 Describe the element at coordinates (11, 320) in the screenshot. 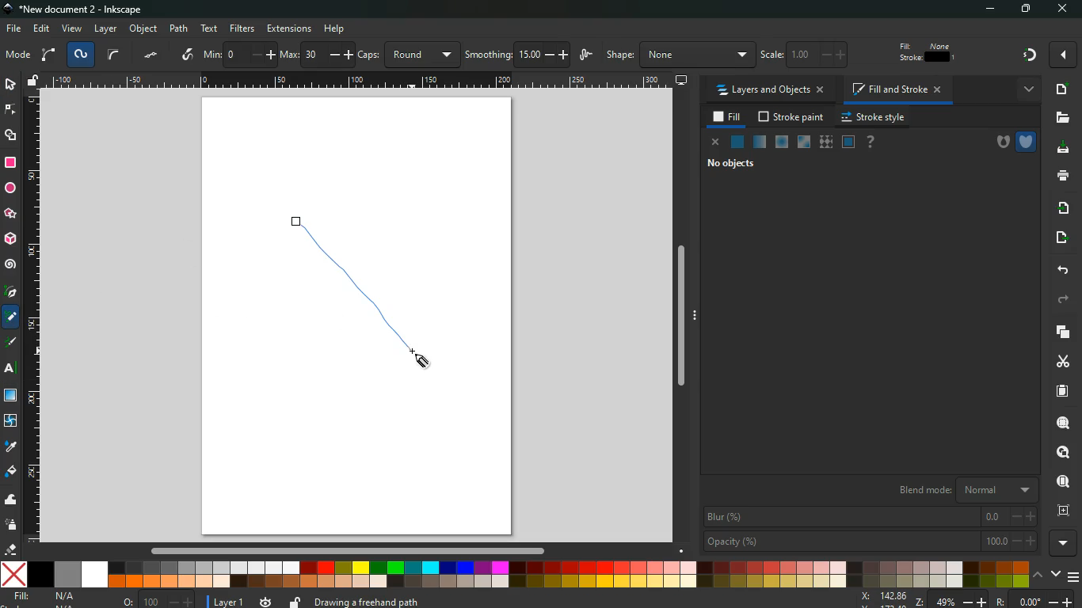

I see `pencil tool` at that location.